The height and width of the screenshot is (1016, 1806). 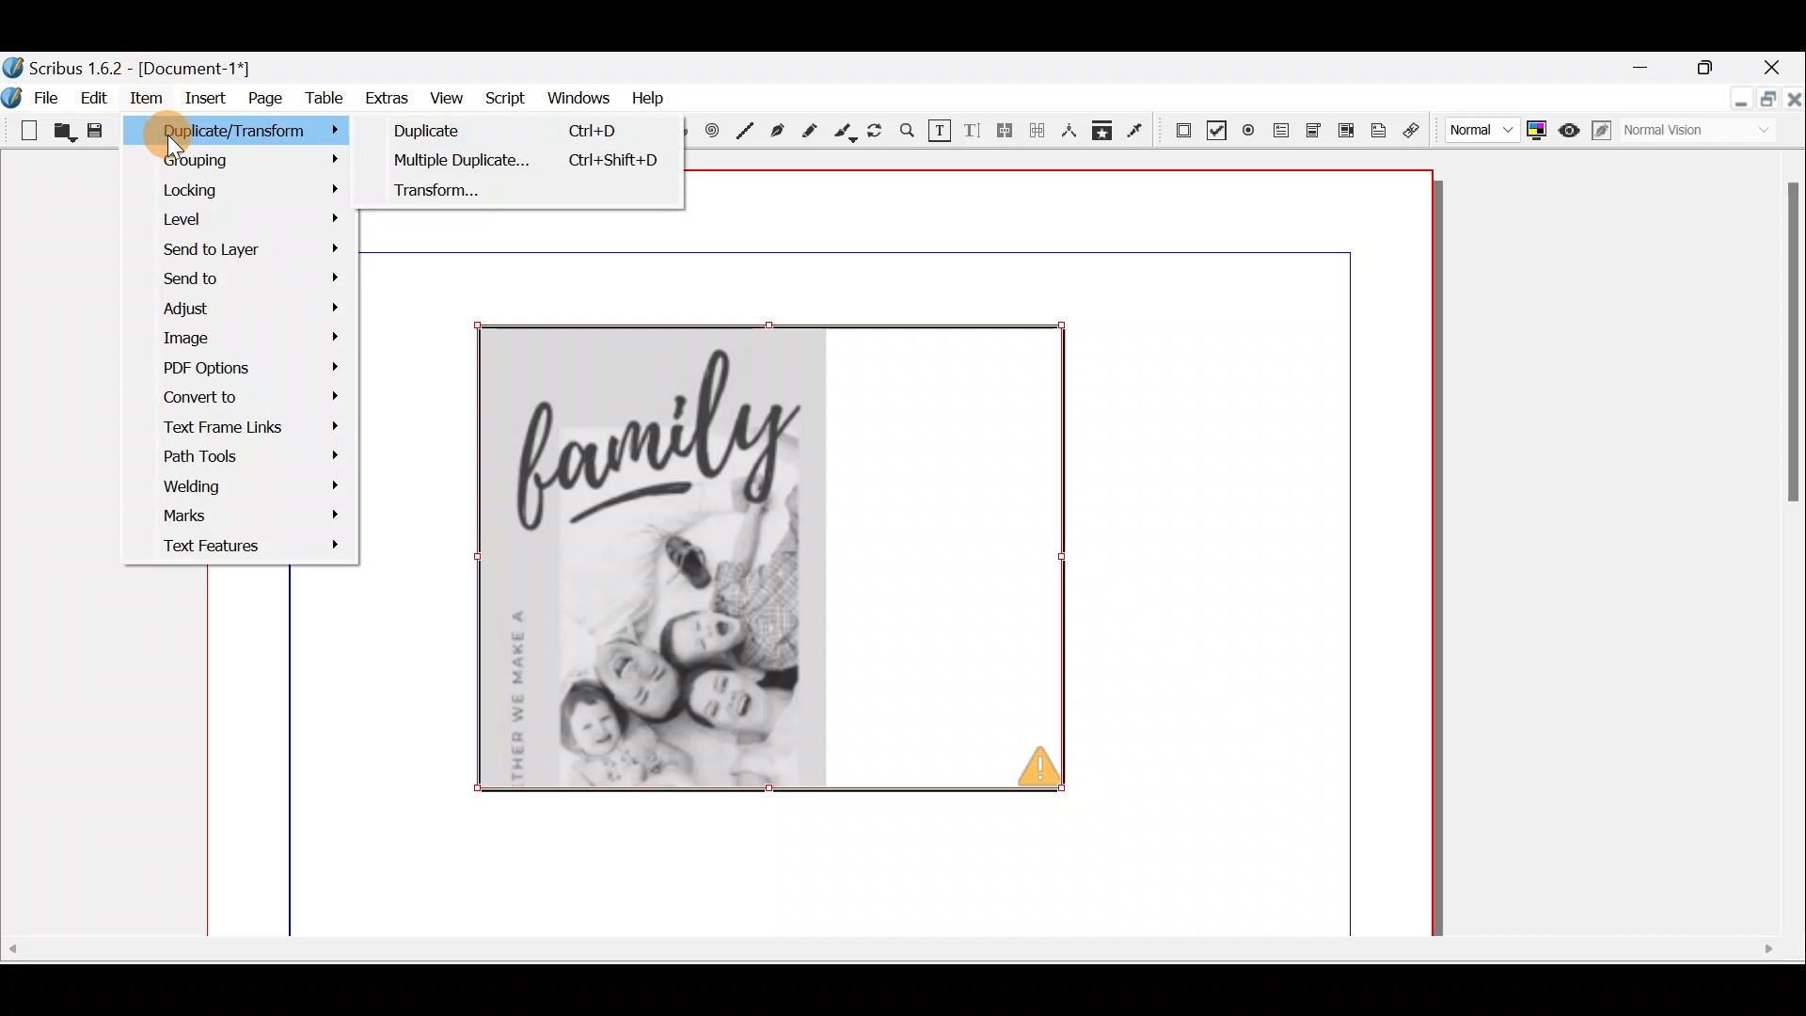 What do you see at coordinates (846, 133) in the screenshot?
I see `Calligraphic line` at bounding box center [846, 133].